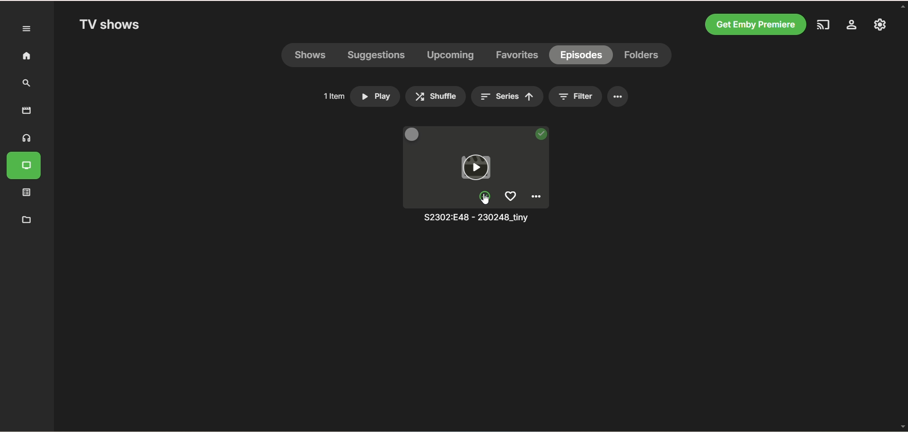 This screenshot has height=432, width=908. I want to click on settings, so click(853, 25).